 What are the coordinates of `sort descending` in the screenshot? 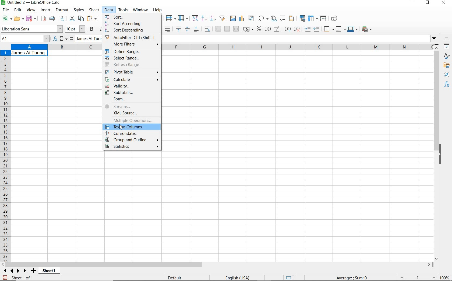 It's located at (213, 18).